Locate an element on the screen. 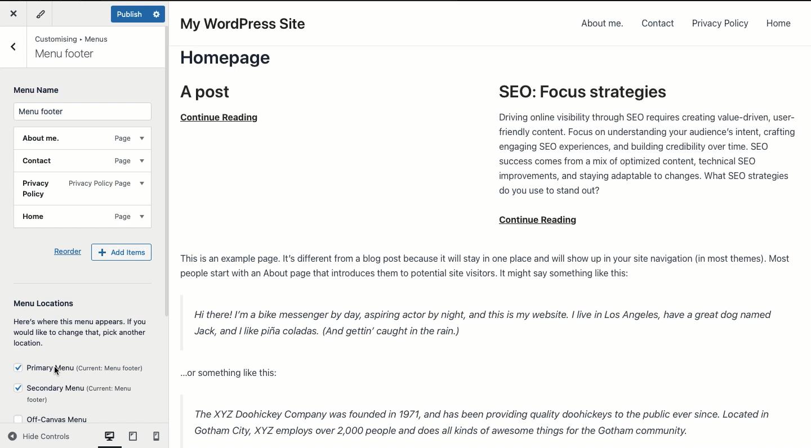 The width and height of the screenshot is (811, 448). Menu locations is located at coordinates (79, 322).